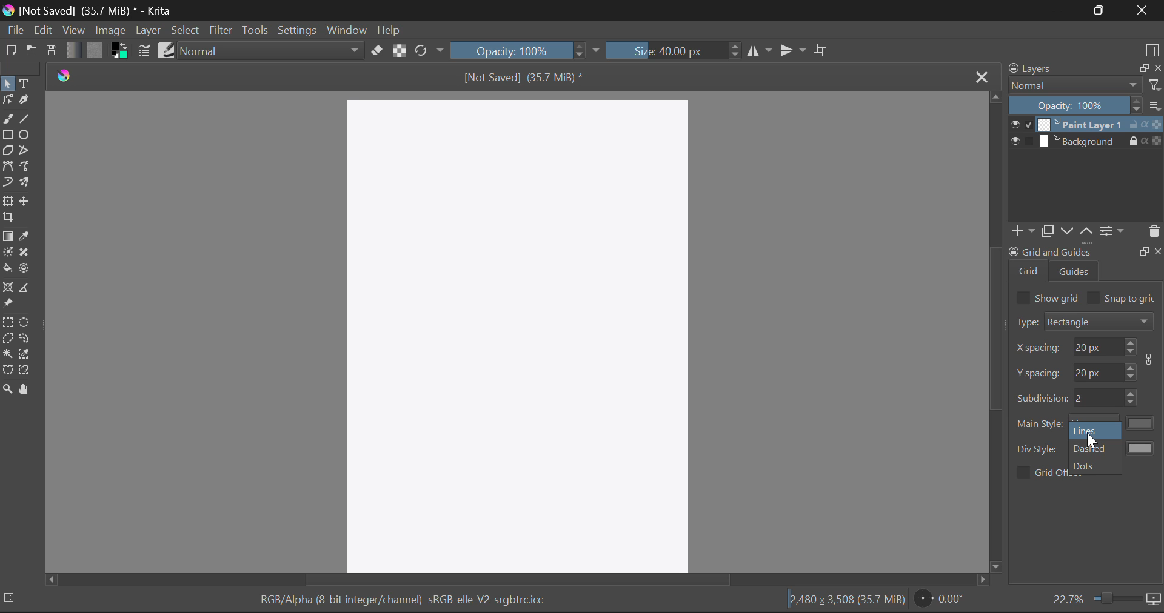 The height and width of the screenshot is (613, 1164). I want to click on filter icon, so click(1154, 85).